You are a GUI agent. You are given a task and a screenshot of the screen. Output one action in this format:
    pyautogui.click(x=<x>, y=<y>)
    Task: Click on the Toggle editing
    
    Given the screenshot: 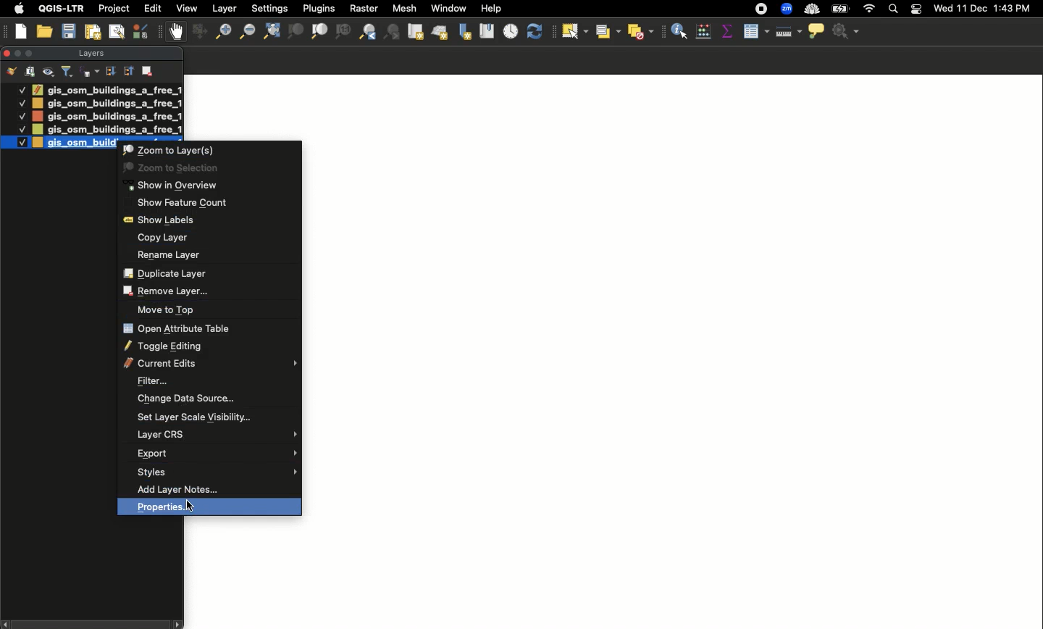 What is the action you would take?
    pyautogui.click(x=206, y=346)
    